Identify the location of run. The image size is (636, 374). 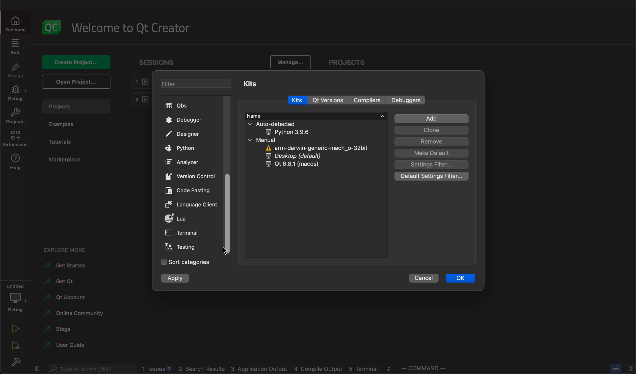
(16, 328).